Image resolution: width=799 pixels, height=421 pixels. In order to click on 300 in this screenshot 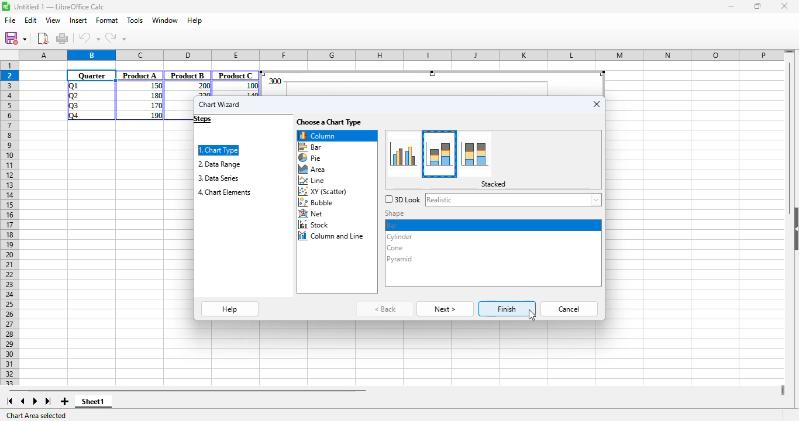, I will do `click(274, 81)`.